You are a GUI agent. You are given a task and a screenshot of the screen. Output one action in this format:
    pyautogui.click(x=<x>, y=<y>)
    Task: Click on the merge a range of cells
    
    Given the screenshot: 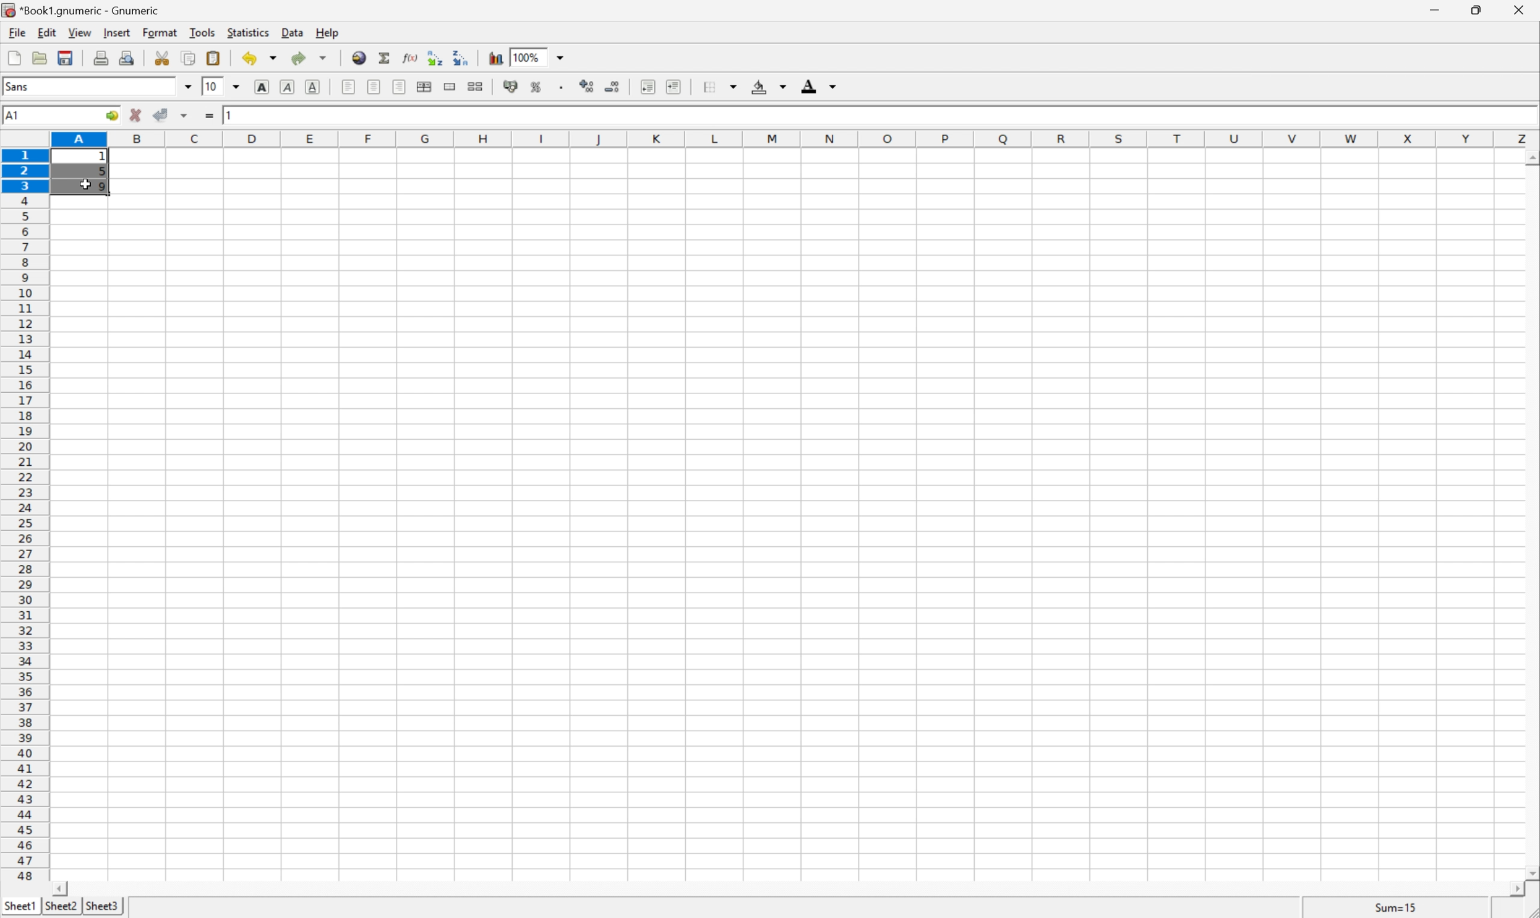 What is the action you would take?
    pyautogui.click(x=453, y=87)
    